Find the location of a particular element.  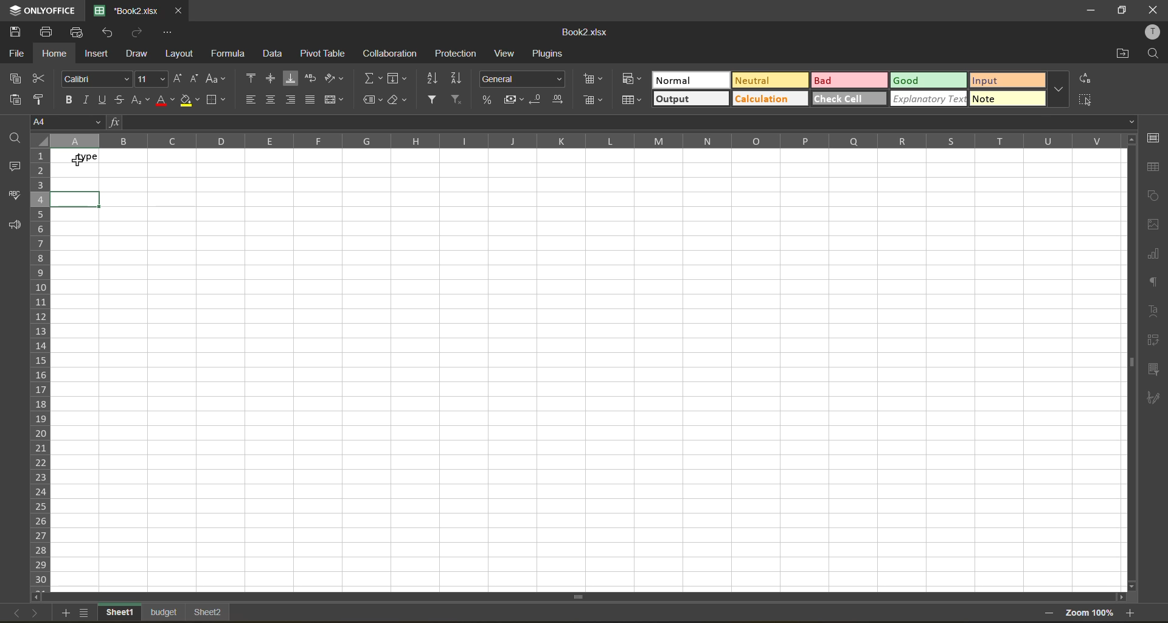

close tab is located at coordinates (179, 9).